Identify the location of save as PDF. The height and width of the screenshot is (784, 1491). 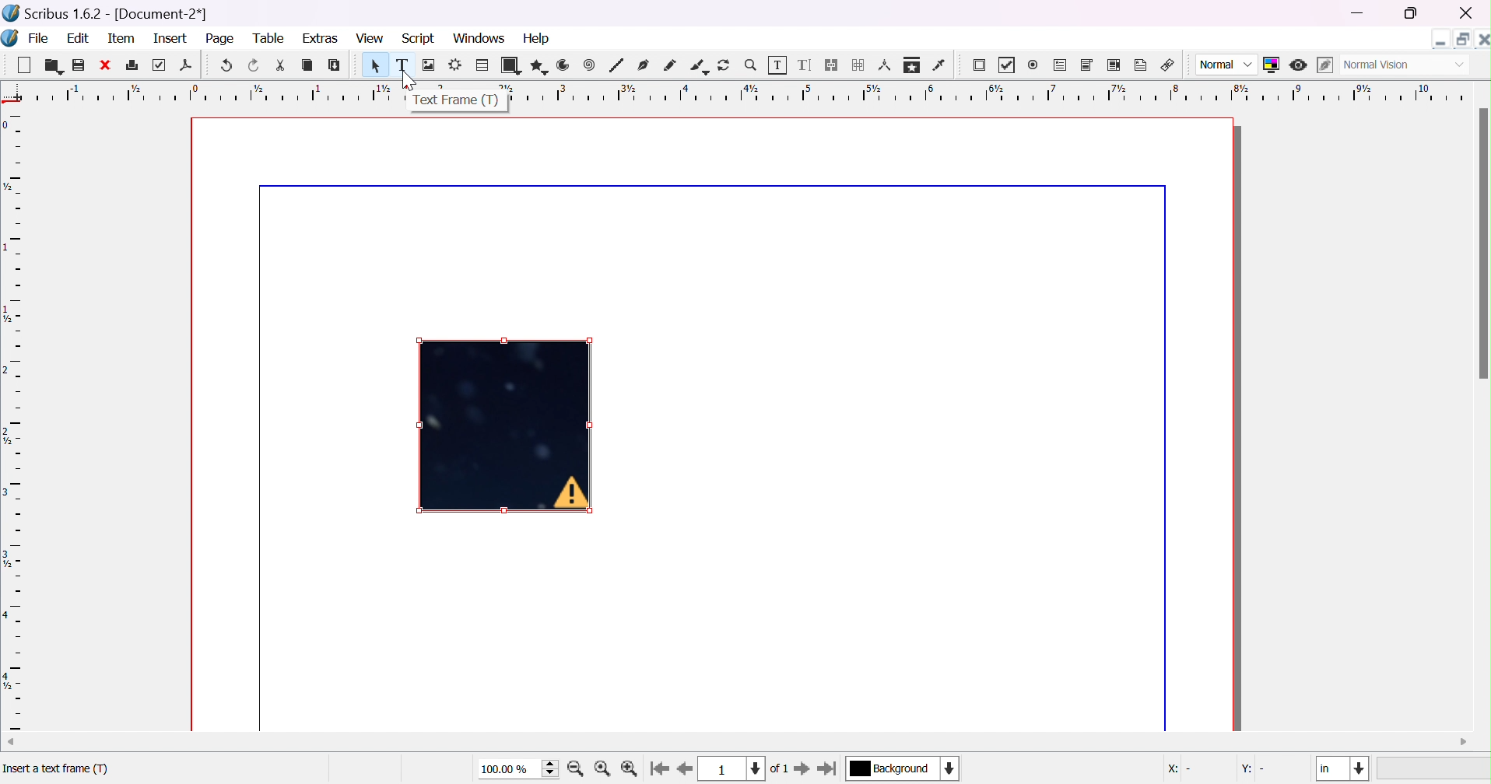
(185, 67).